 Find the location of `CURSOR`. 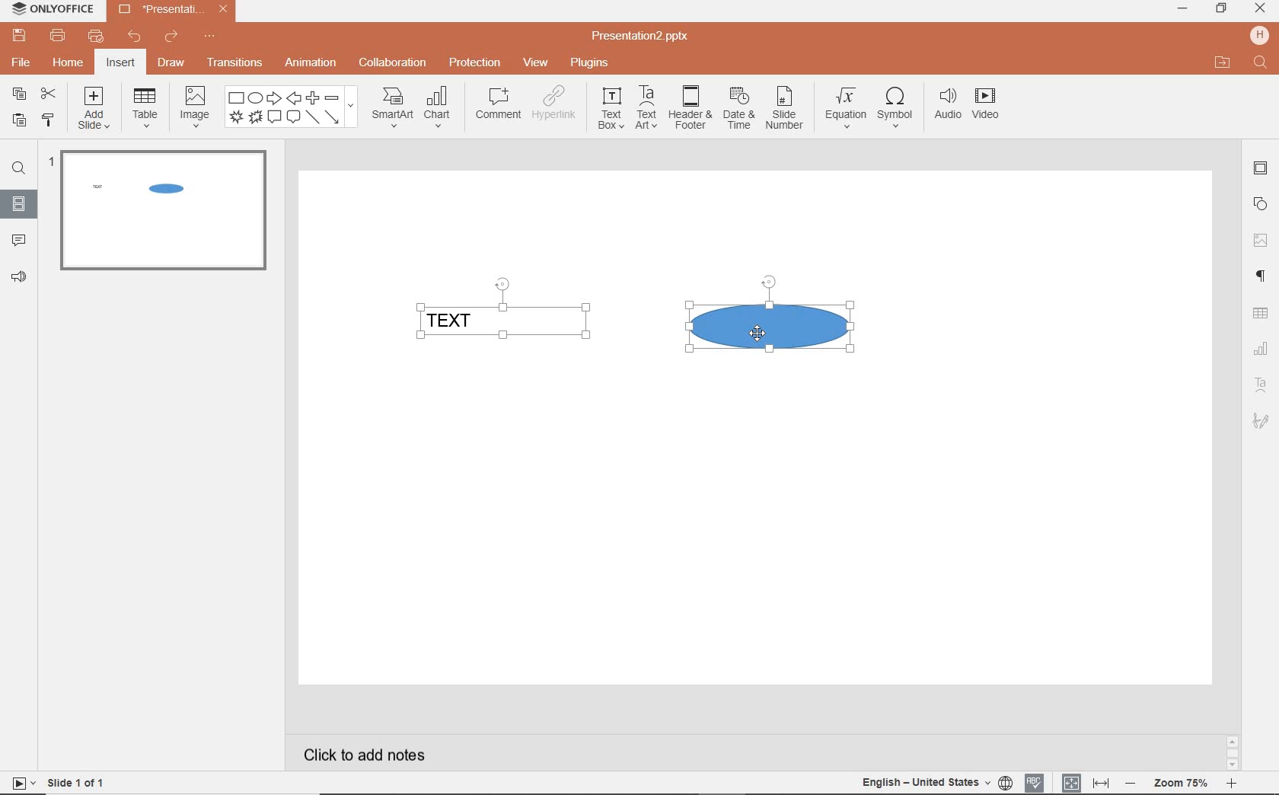

CURSOR is located at coordinates (759, 329).